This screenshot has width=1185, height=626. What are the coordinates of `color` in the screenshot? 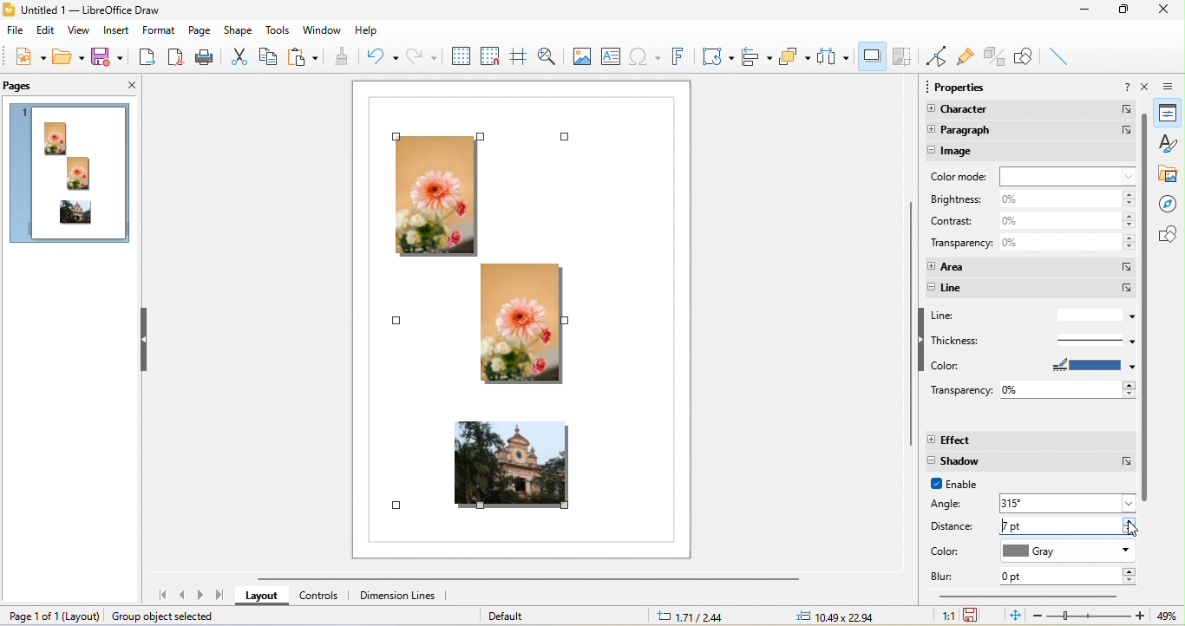 It's located at (1032, 366).